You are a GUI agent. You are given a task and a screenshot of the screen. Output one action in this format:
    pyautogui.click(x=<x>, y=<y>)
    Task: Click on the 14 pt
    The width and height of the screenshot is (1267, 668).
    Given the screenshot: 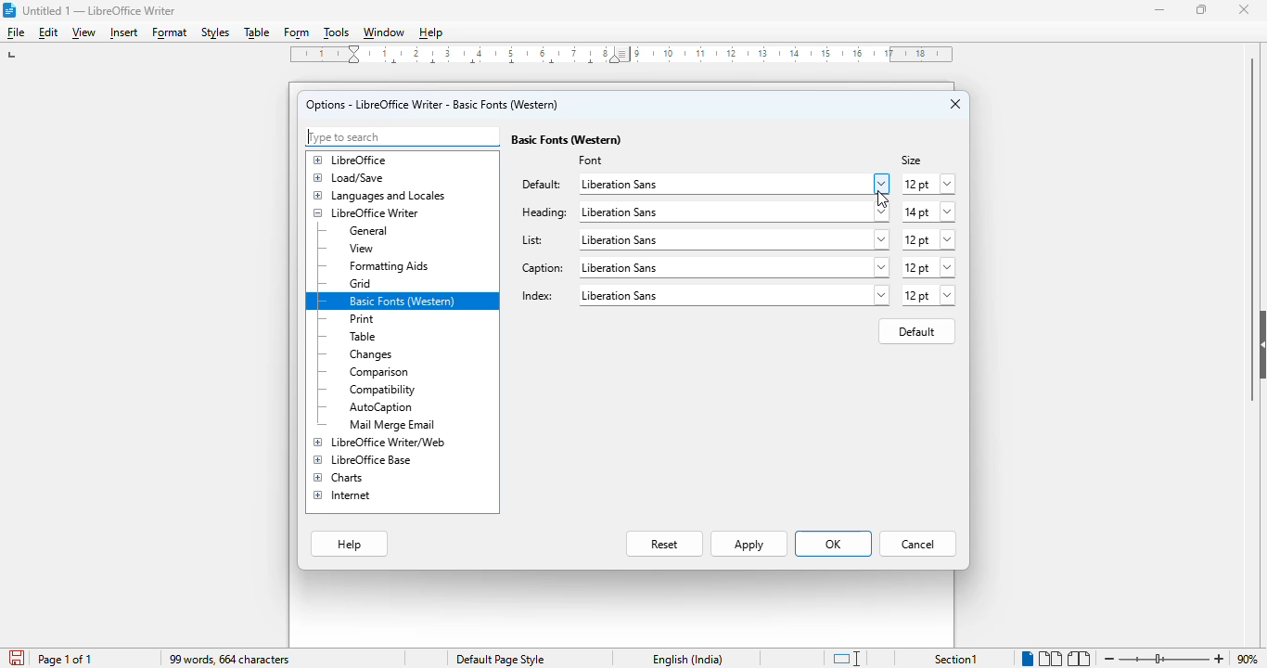 What is the action you would take?
    pyautogui.click(x=928, y=212)
    